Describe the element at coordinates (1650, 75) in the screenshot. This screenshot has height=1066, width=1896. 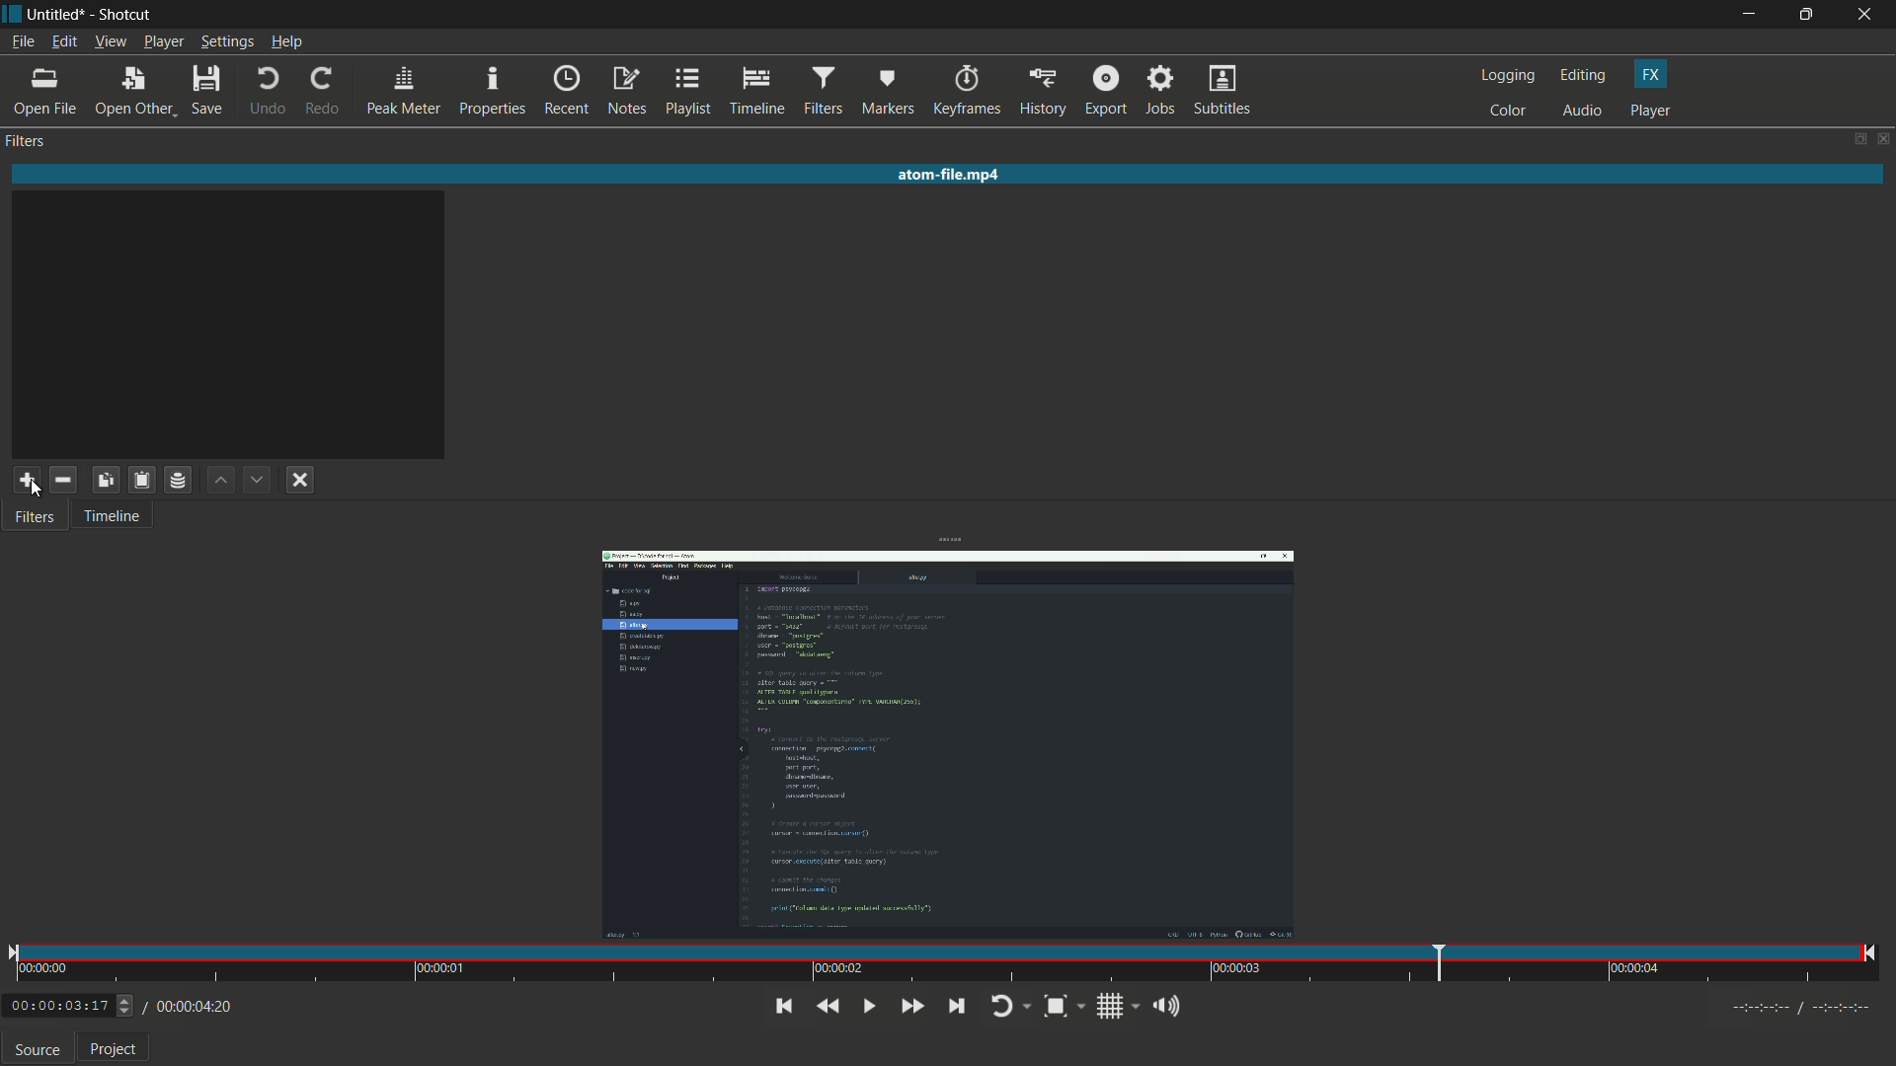
I see `fx` at that location.